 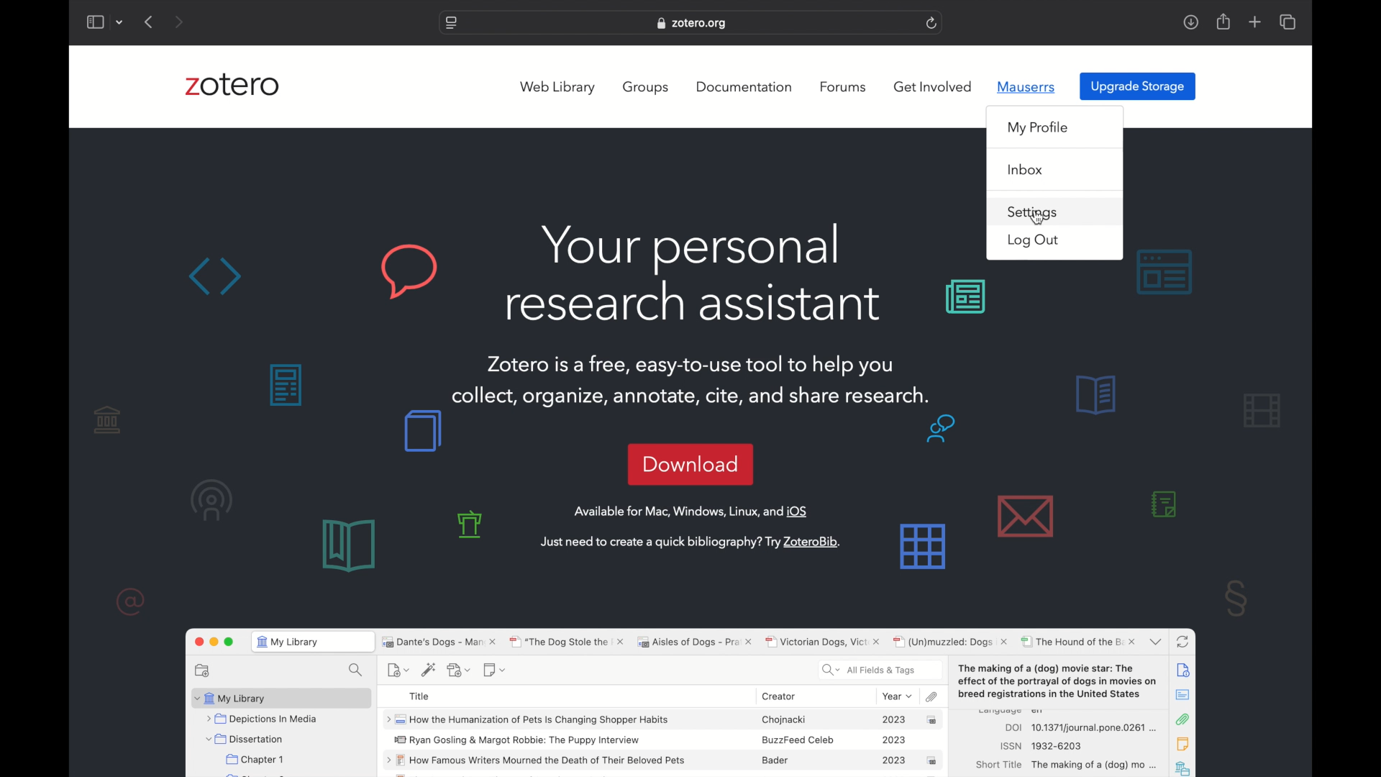 I want to click on next, so click(x=181, y=23).